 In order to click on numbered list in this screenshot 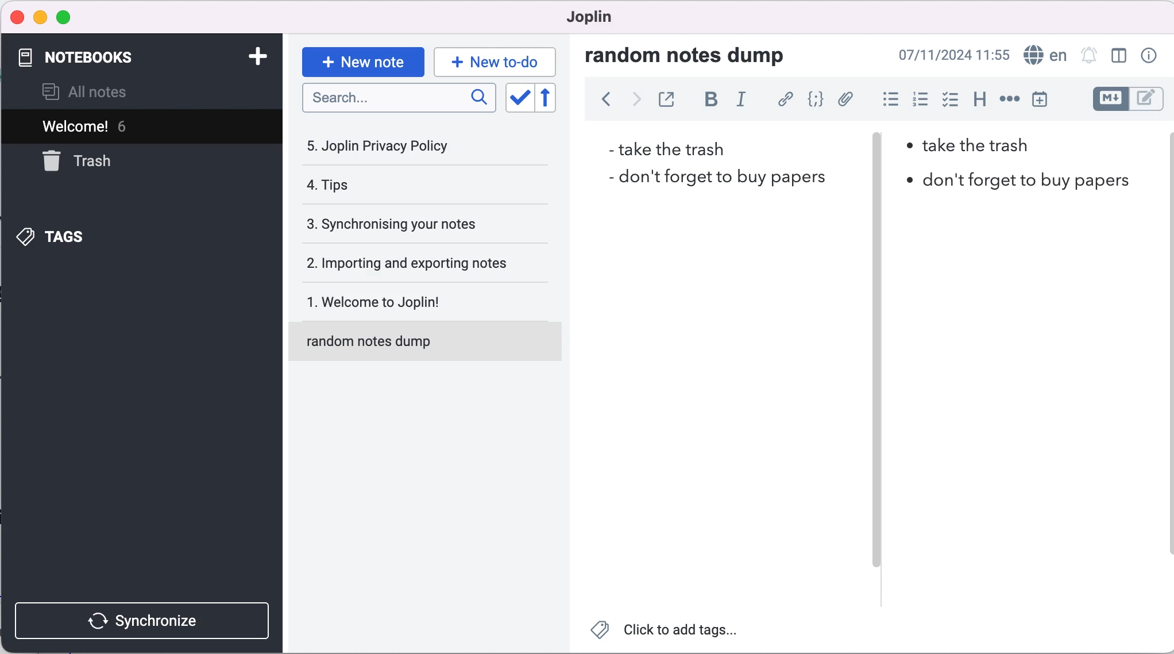, I will do `click(918, 99)`.